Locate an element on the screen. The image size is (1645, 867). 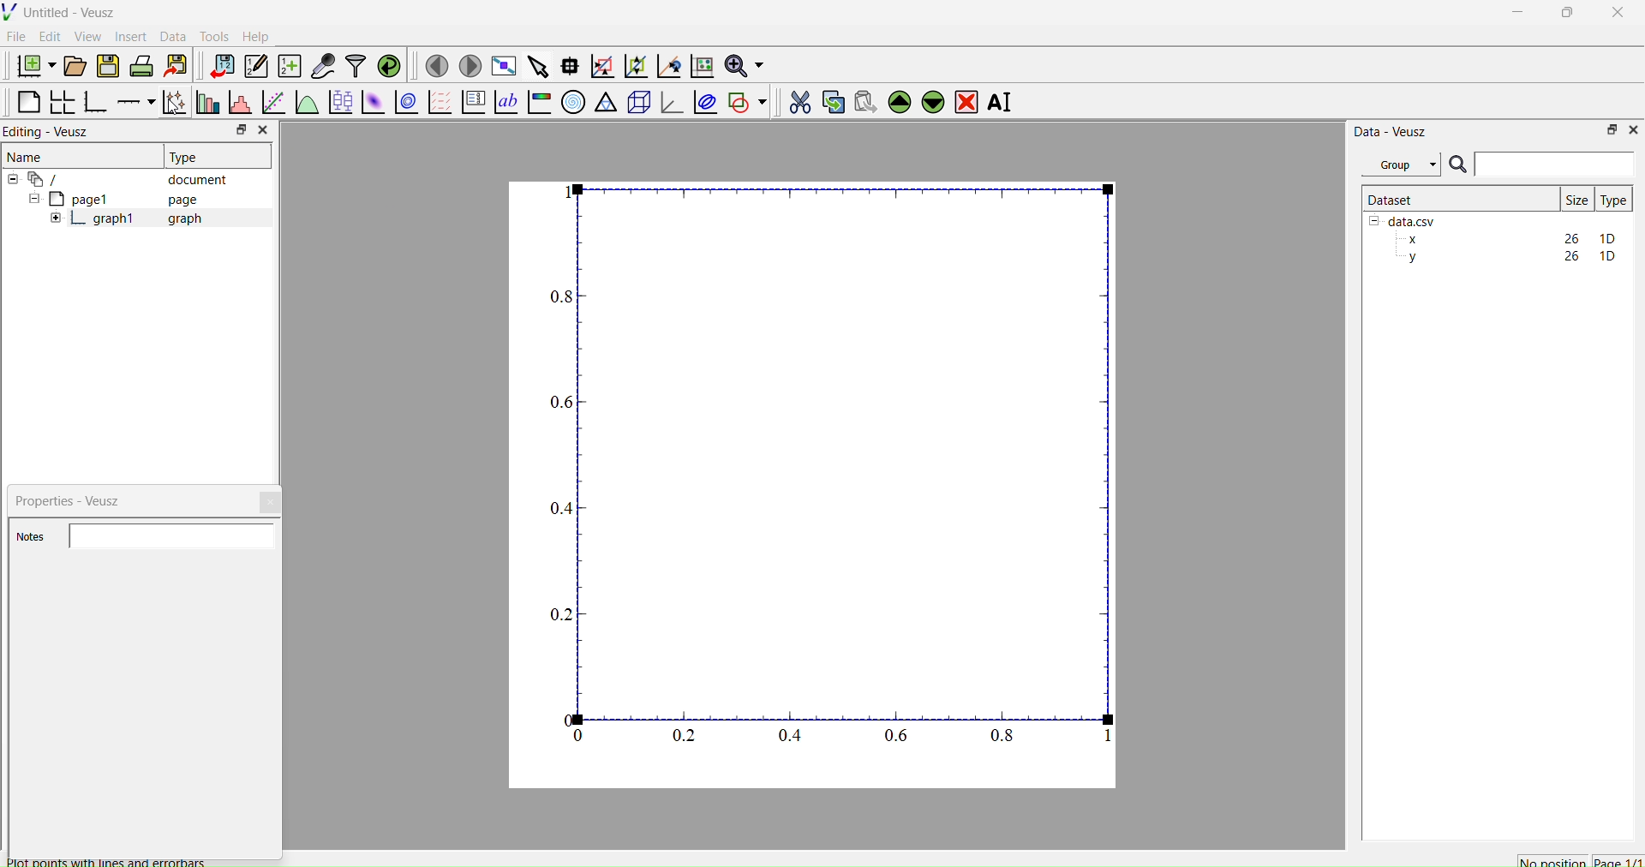
Name is located at coordinates (27, 155).